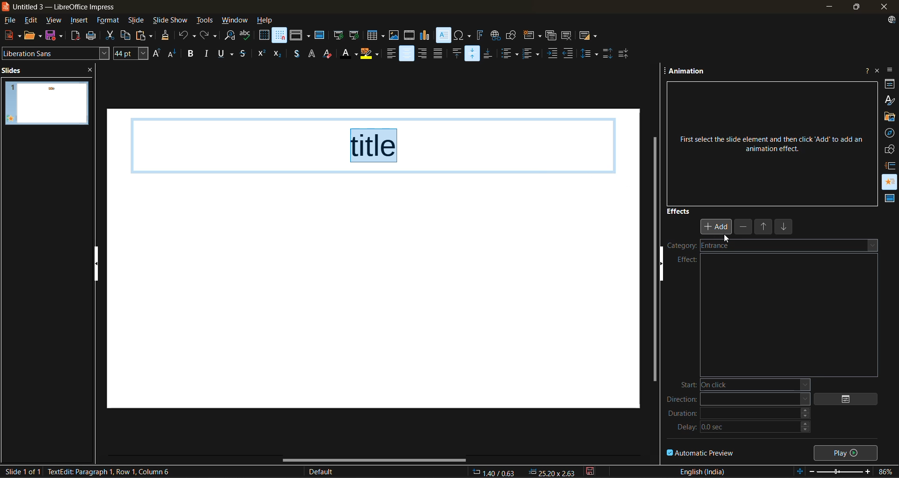 The width and height of the screenshot is (899, 478). What do you see at coordinates (771, 139) in the screenshot?
I see `First select the slide element and then click ‘Add’ to add an
animation effect.` at bounding box center [771, 139].